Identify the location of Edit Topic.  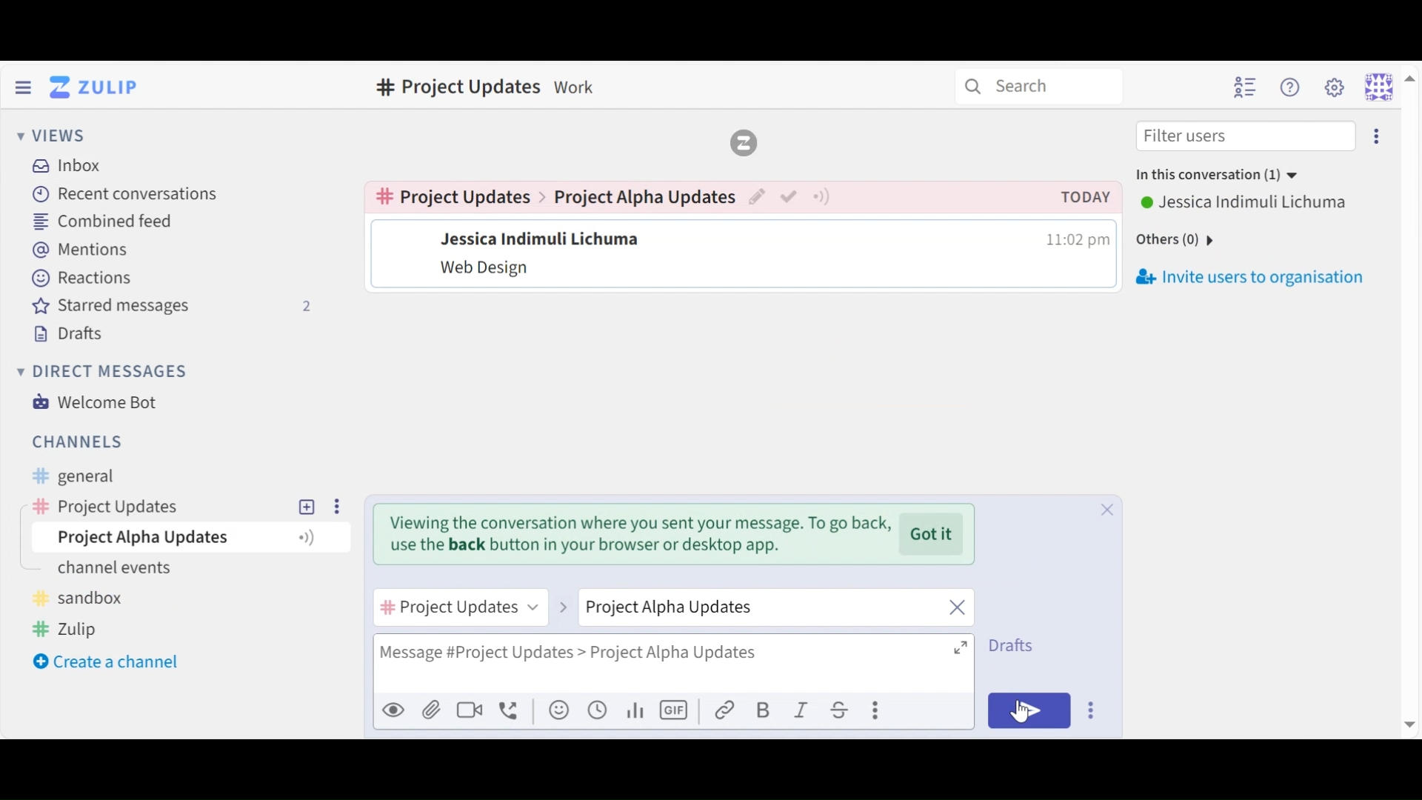
(756, 197).